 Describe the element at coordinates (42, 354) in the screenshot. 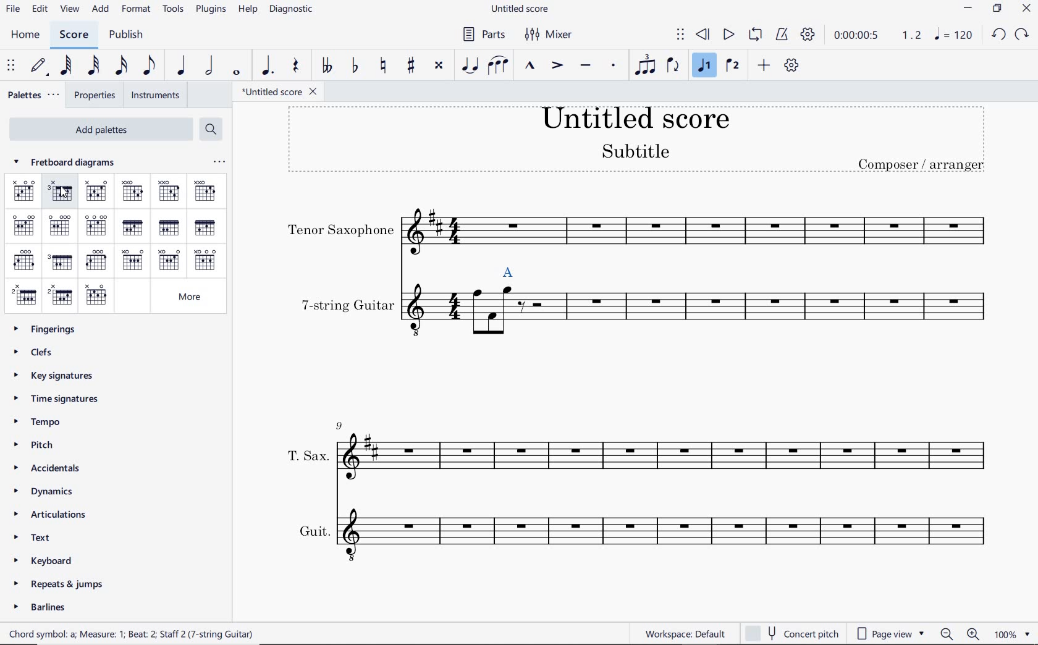

I see `CLEFS` at that location.